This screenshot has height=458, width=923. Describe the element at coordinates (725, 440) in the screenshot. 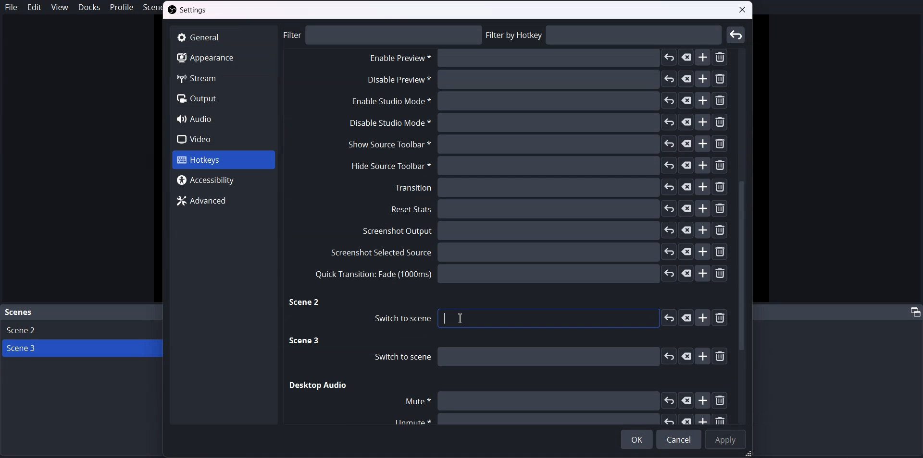

I see `Apply` at that location.